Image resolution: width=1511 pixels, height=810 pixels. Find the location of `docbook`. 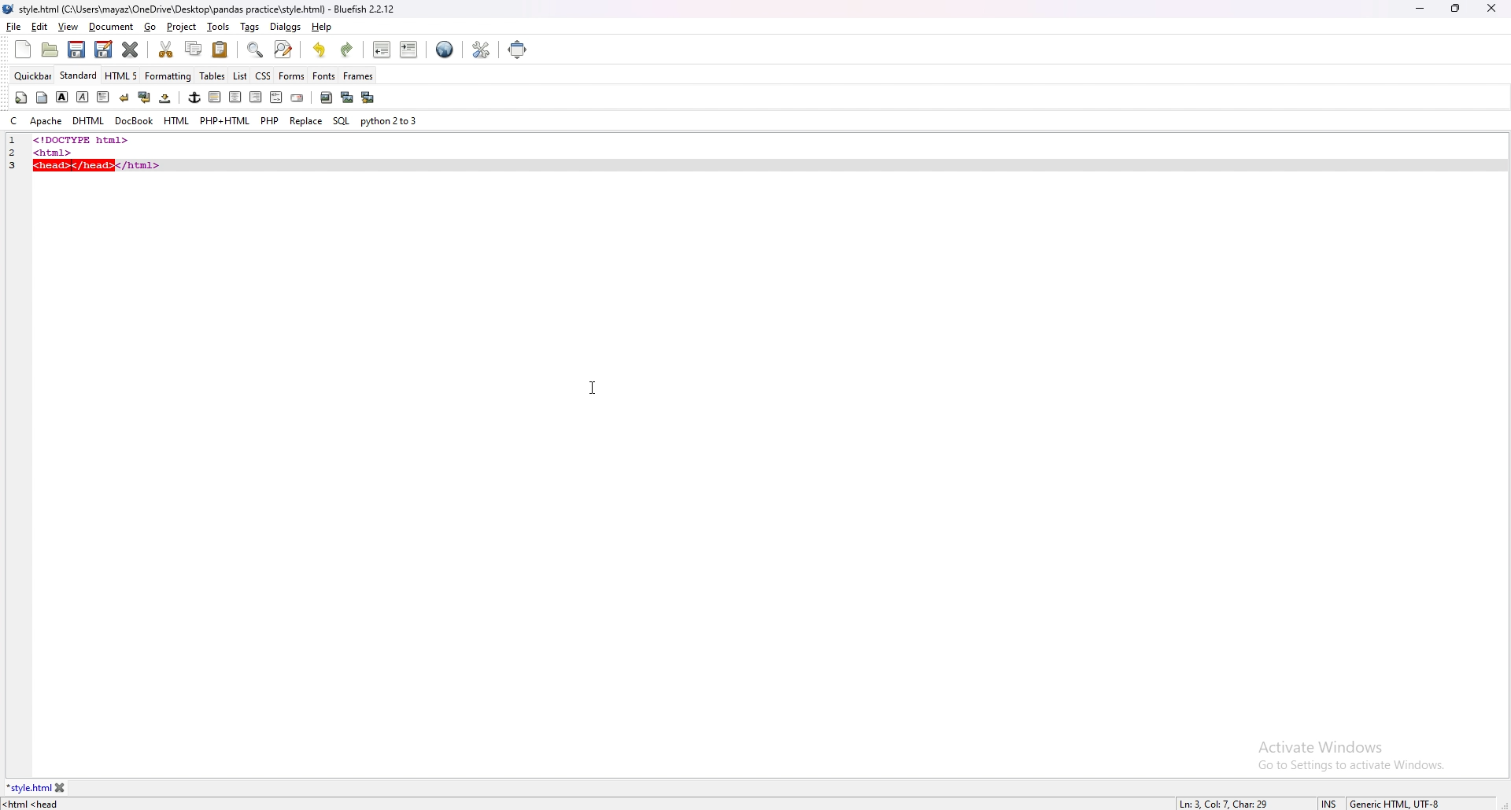

docbook is located at coordinates (134, 121).